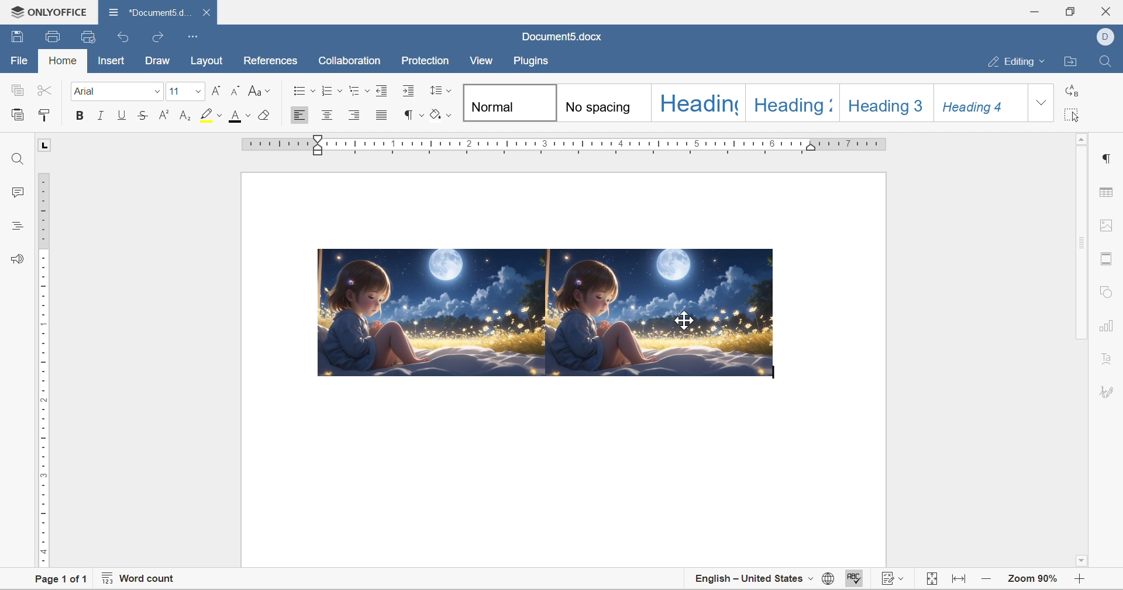 Image resolution: width=1123 pixels, height=590 pixels. Describe the element at coordinates (932, 579) in the screenshot. I see `fit to page` at that location.